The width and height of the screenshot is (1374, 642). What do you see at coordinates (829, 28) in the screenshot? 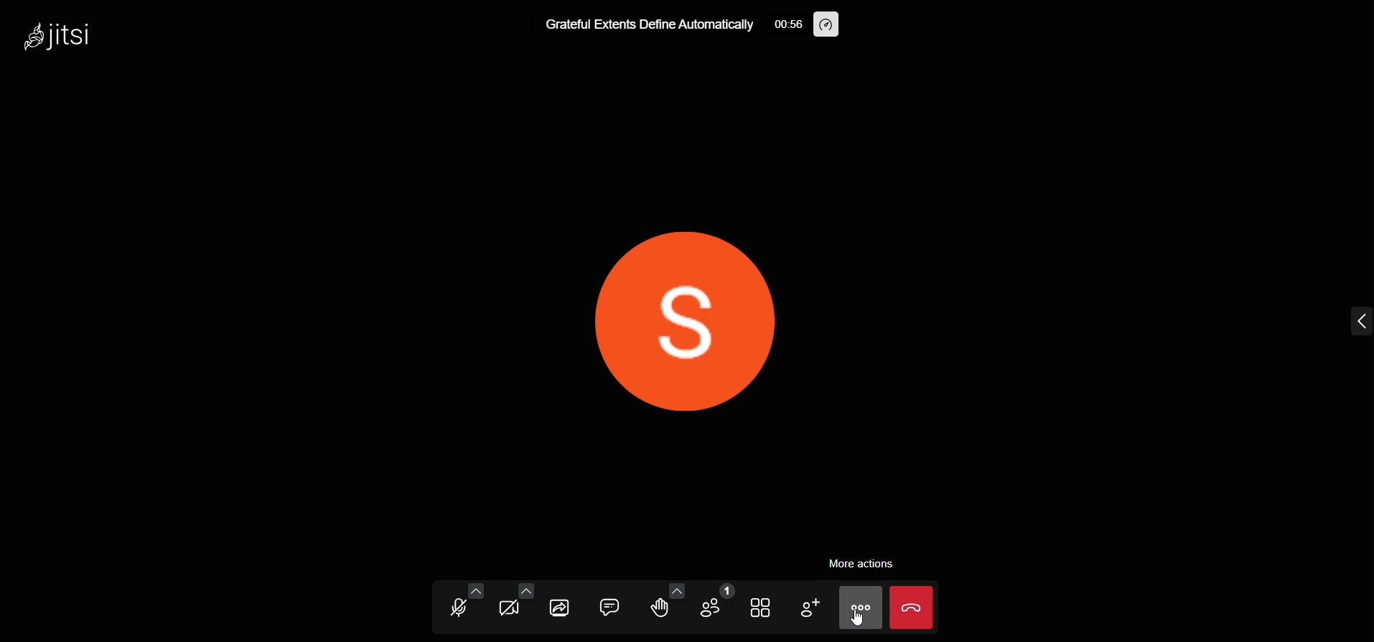
I see `performance setting` at bounding box center [829, 28].